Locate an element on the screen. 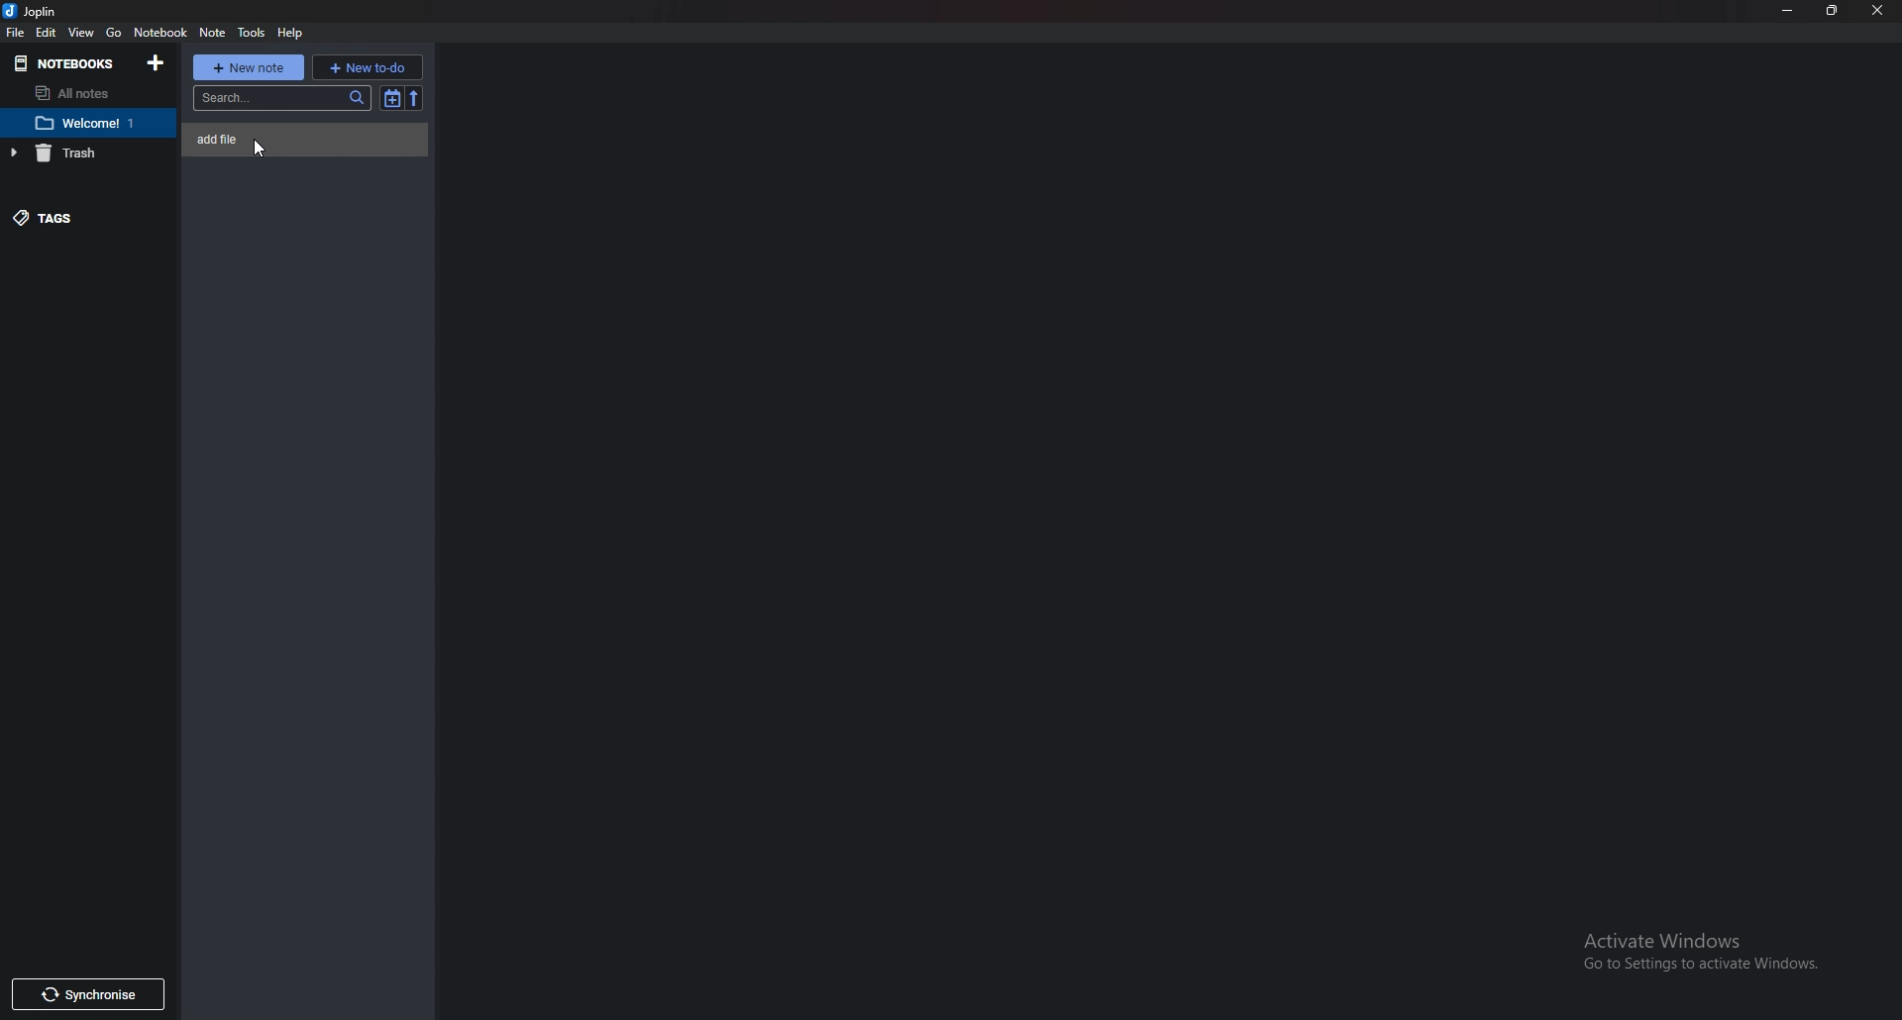 This screenshot has height=1020, width=1902. Notebook is located at coordinates (95, 122).